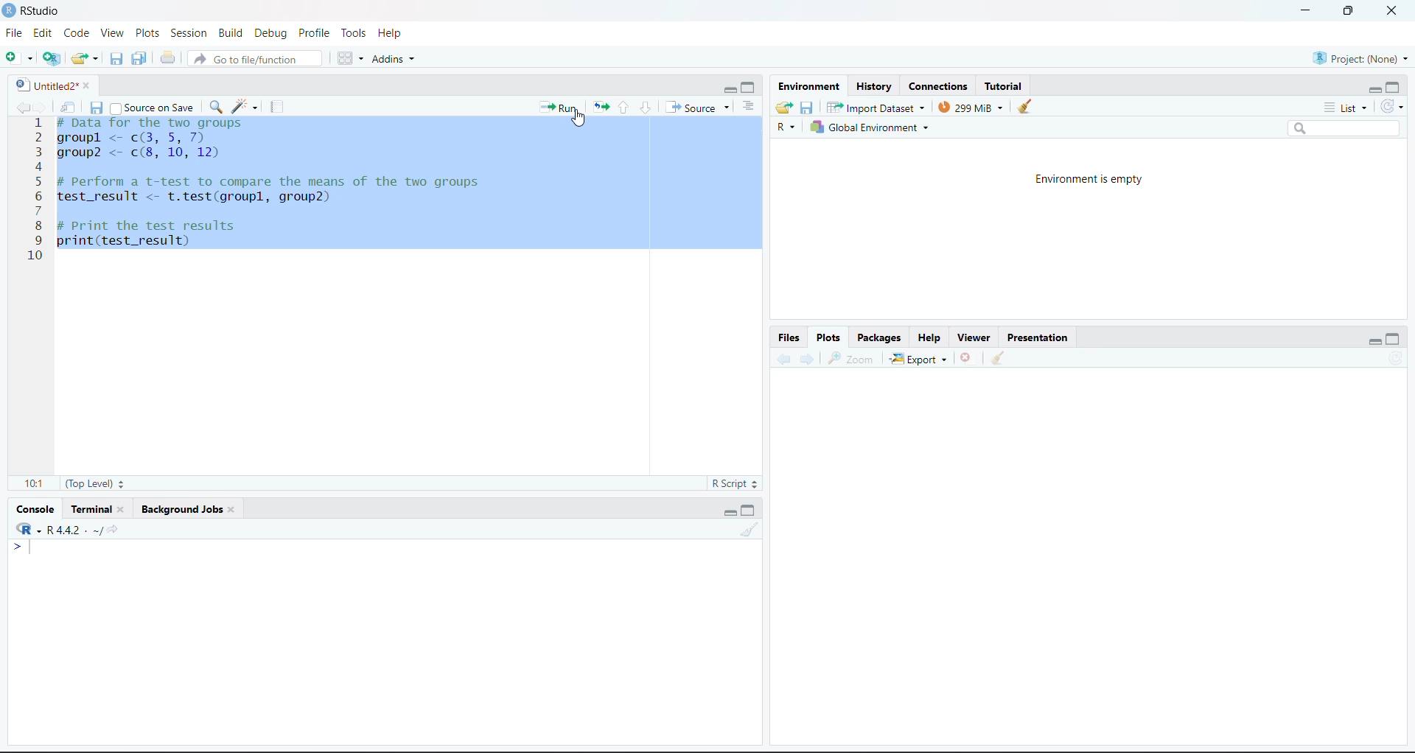  I want to click on History, so click(875, 86).